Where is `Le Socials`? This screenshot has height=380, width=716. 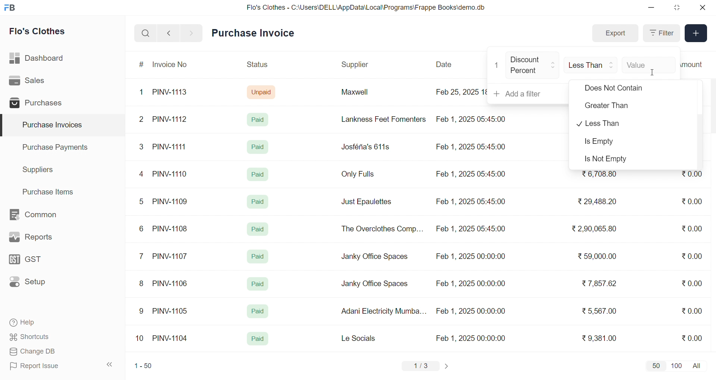
Le Socials is located at coordinates (365, 338).